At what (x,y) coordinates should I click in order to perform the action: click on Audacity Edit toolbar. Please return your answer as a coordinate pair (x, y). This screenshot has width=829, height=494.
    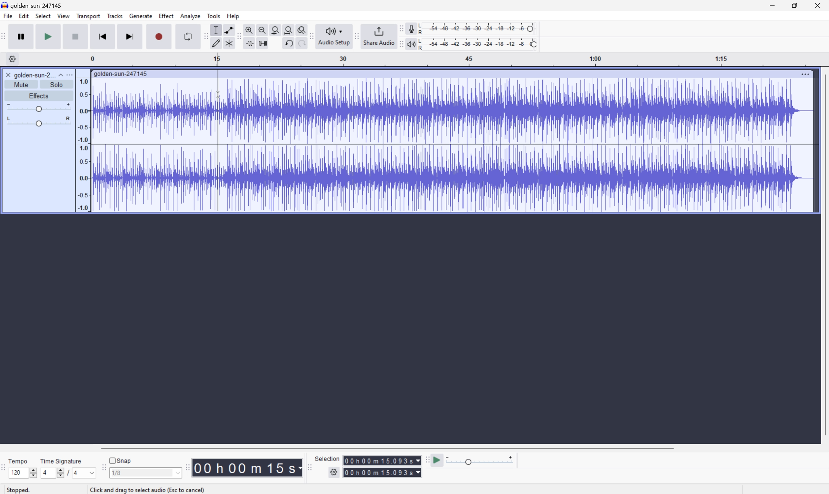
    Looking at the image, I should click on (204, 36).